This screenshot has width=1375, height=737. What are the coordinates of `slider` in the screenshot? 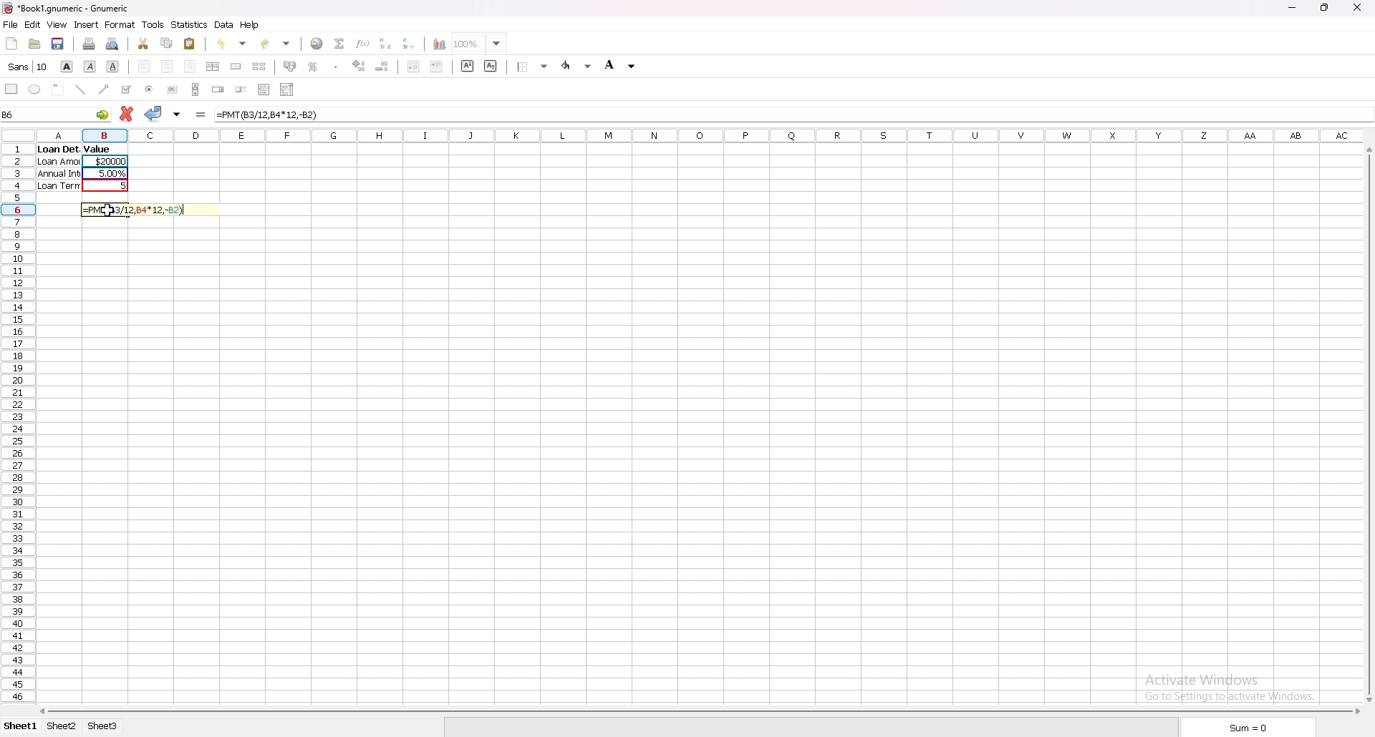 It's located at (242, 90).